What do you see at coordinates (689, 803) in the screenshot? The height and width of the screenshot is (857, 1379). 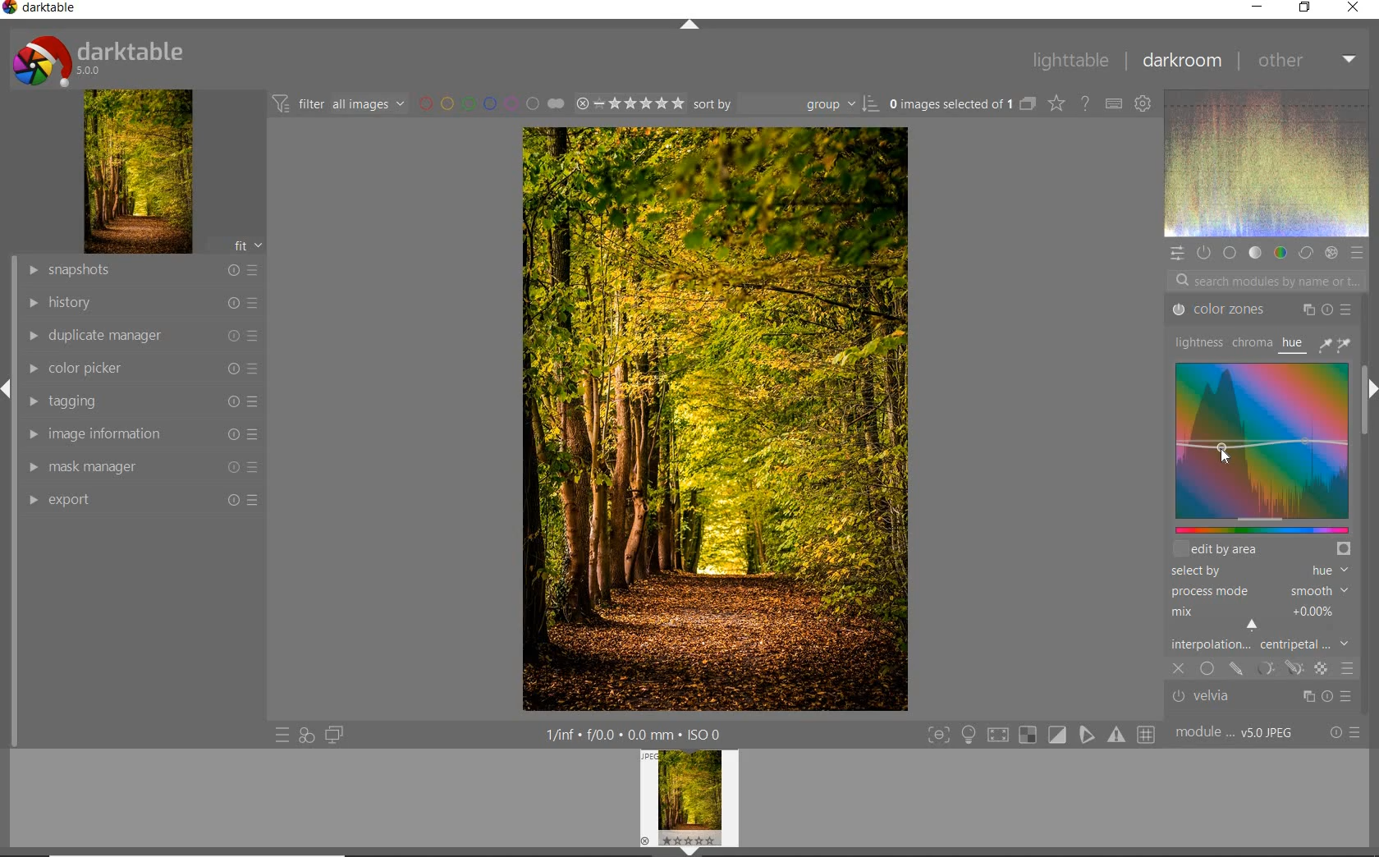 I see `IMAGE PREVIEW` at bounding box center [689, 803].